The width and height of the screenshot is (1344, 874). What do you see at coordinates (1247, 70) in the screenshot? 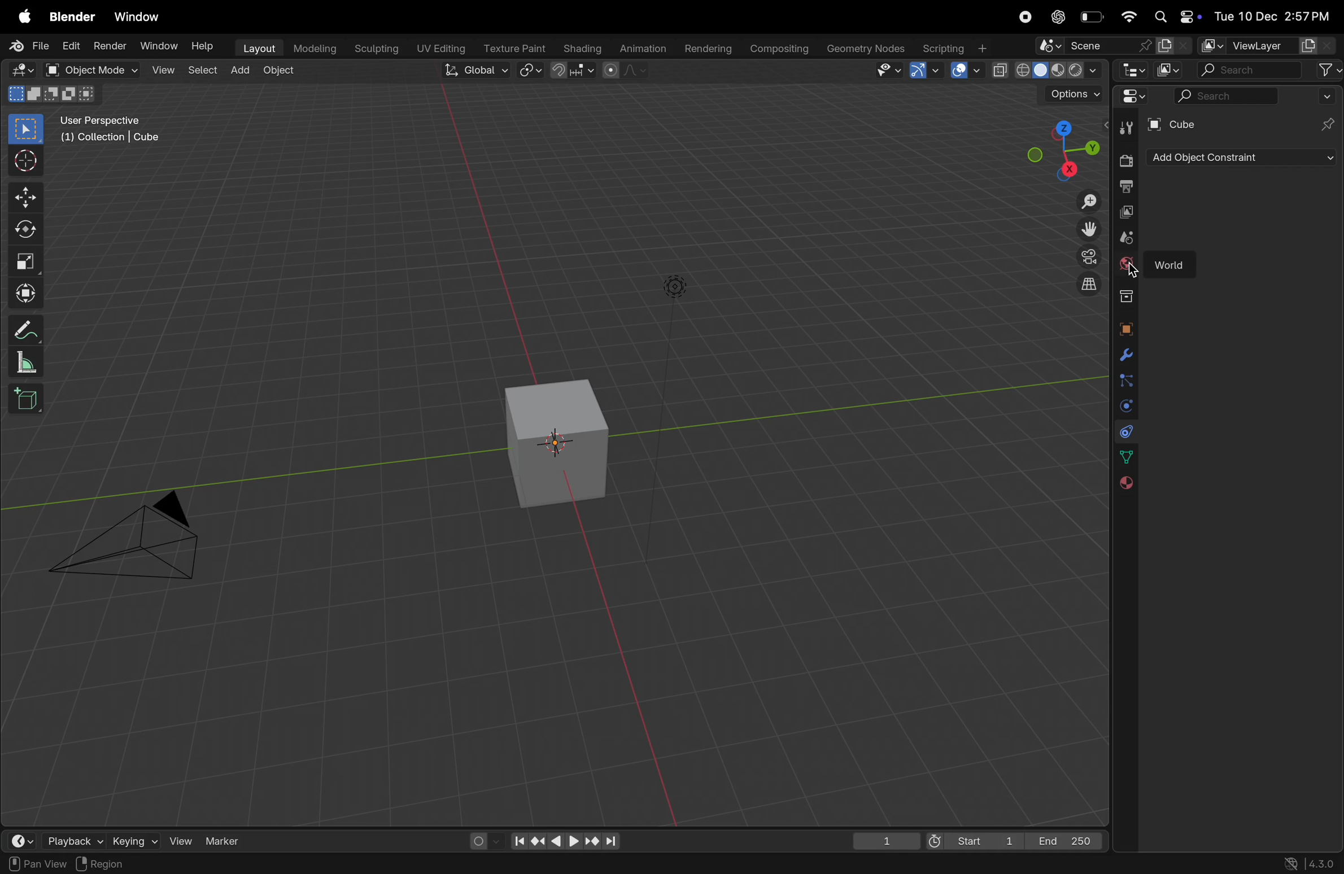
I see `search` at bounding box center [1247, 70].